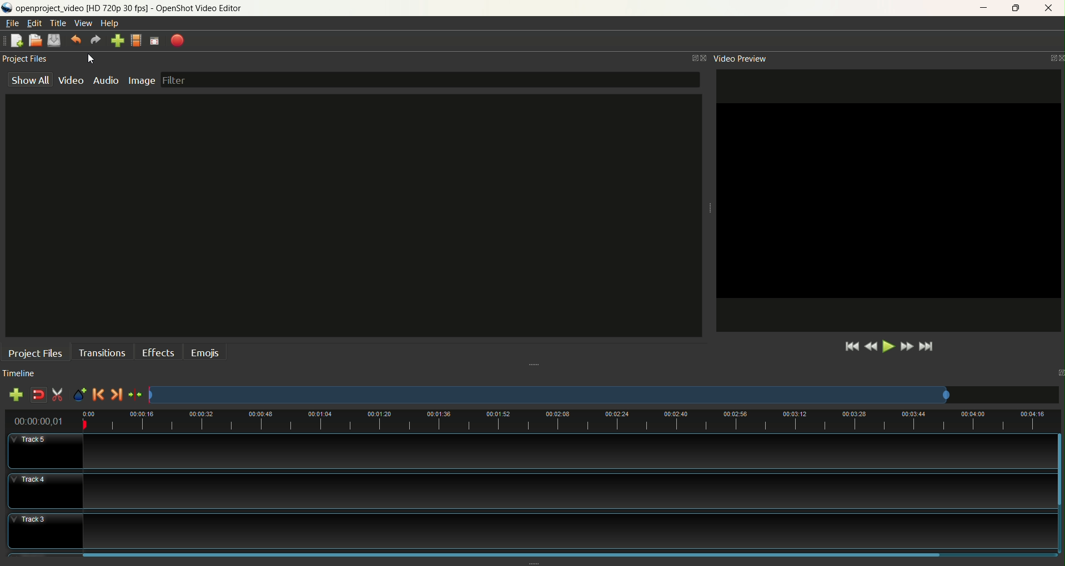  Describe the element at coordinates (108, 80) in the screenshot. I see `audio` at that location.